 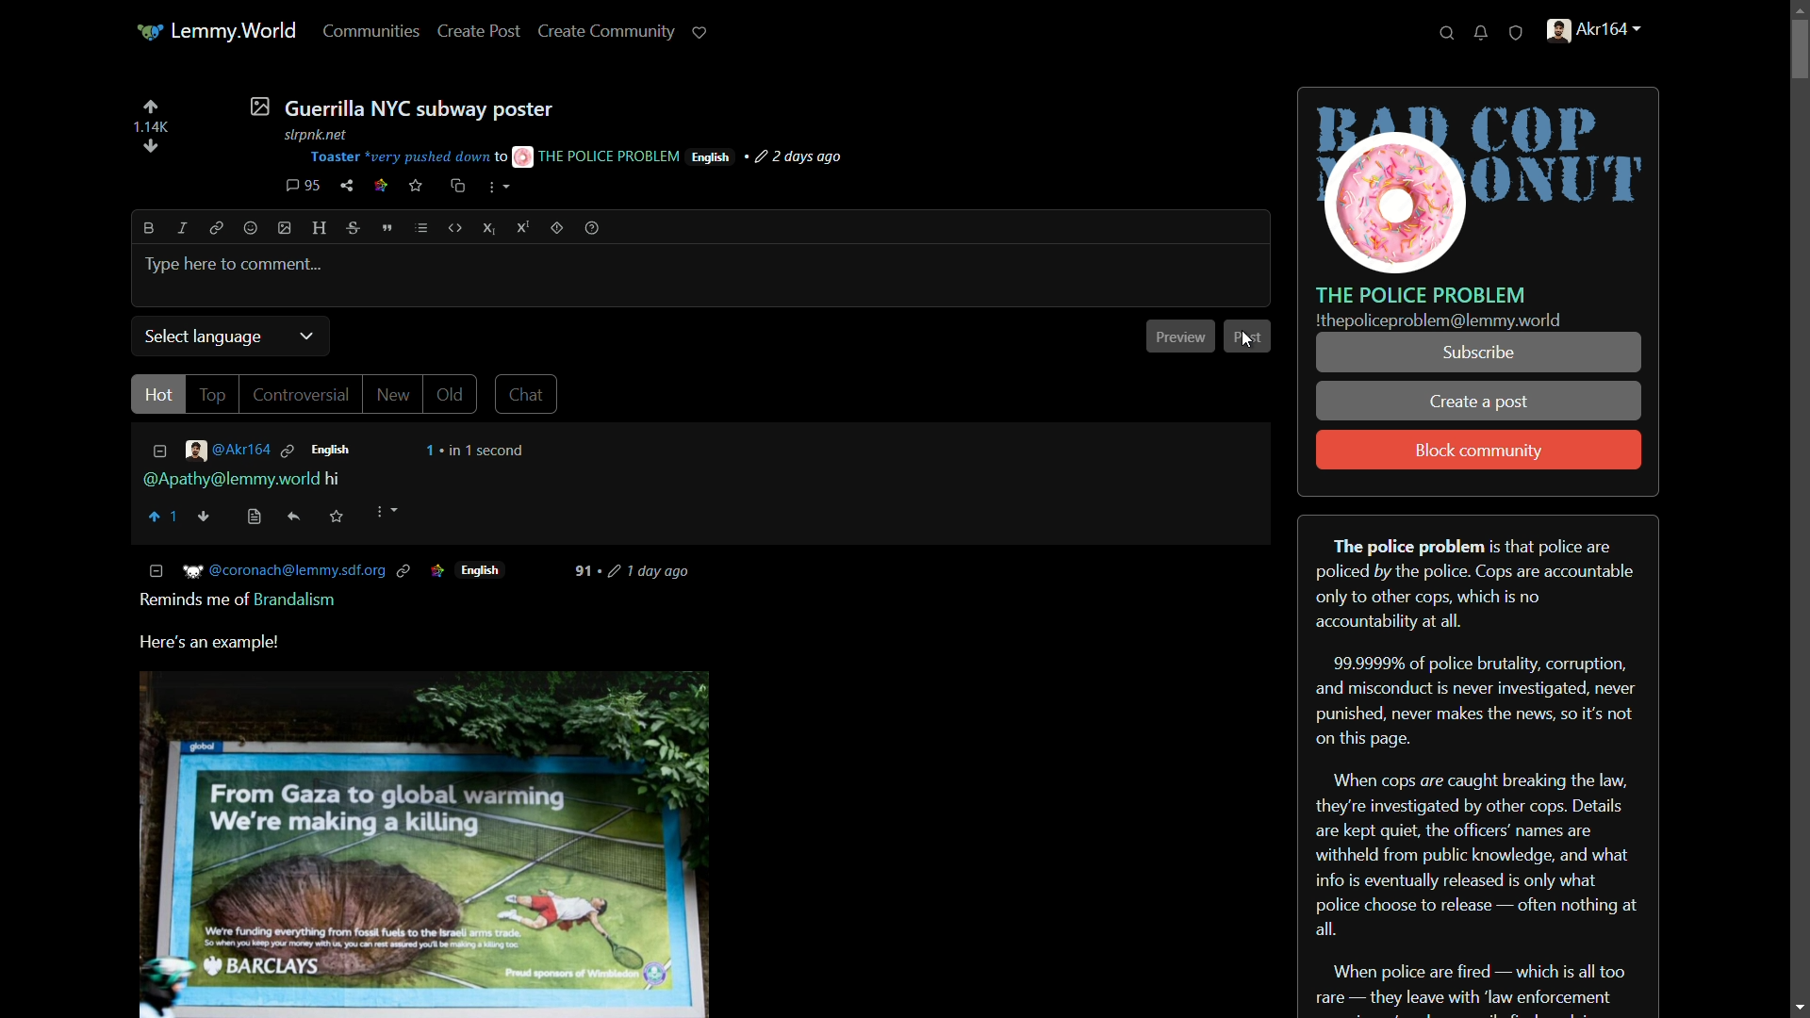 I want to click on ‘@coronach@lemmy.sdf.org, so click(x=296, y=571).